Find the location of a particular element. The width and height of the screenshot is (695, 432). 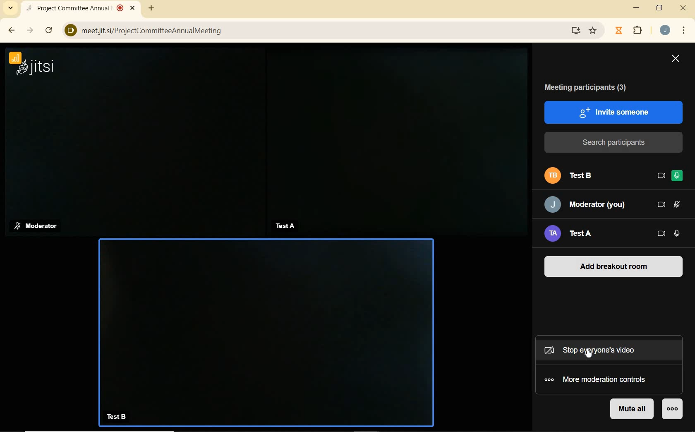

Project Committee Annual is located at coordinates (88, 8).